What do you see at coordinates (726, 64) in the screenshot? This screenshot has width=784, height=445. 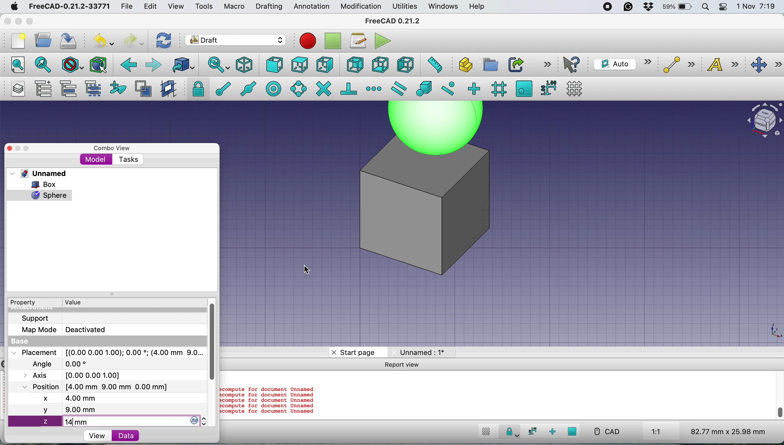 I see `text` at bounding box center [726, 64].